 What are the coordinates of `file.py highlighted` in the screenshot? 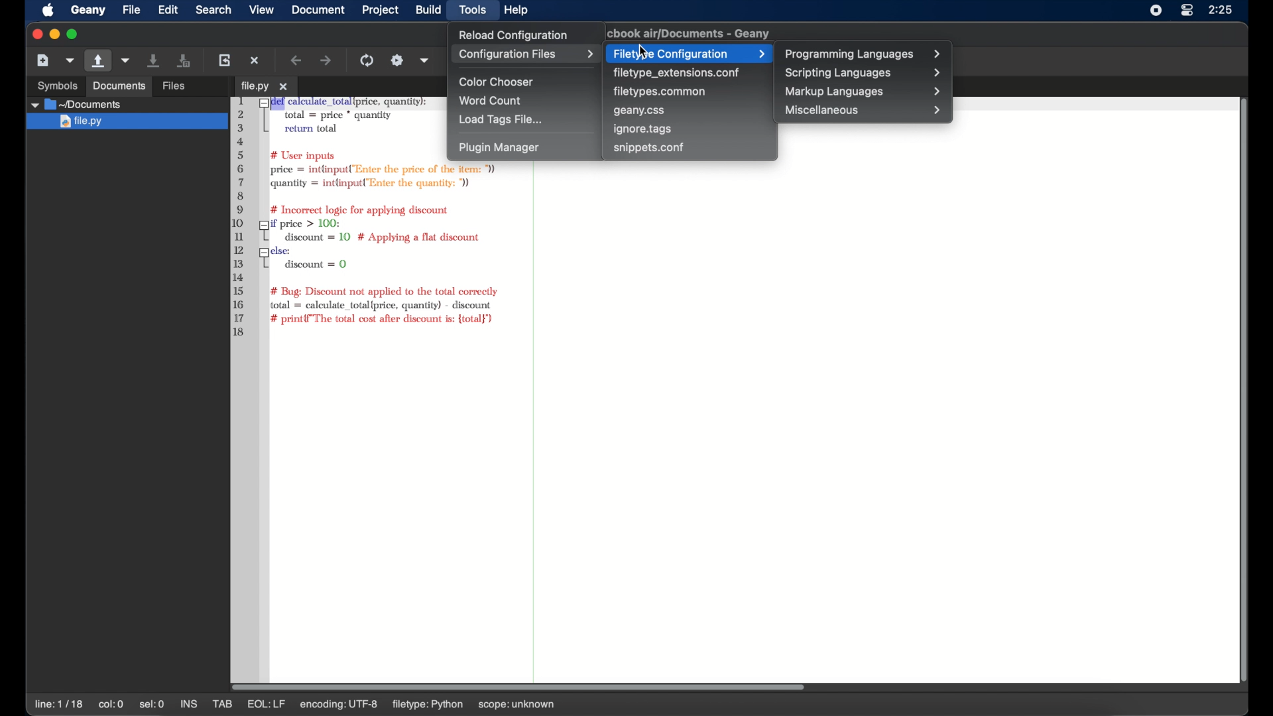 It's located at (125, 122).